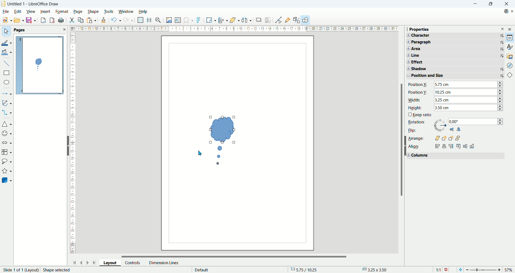 Image resolution: width=515 pixels, height=273 pixels. I want to click on fill color, so click(7, 52).